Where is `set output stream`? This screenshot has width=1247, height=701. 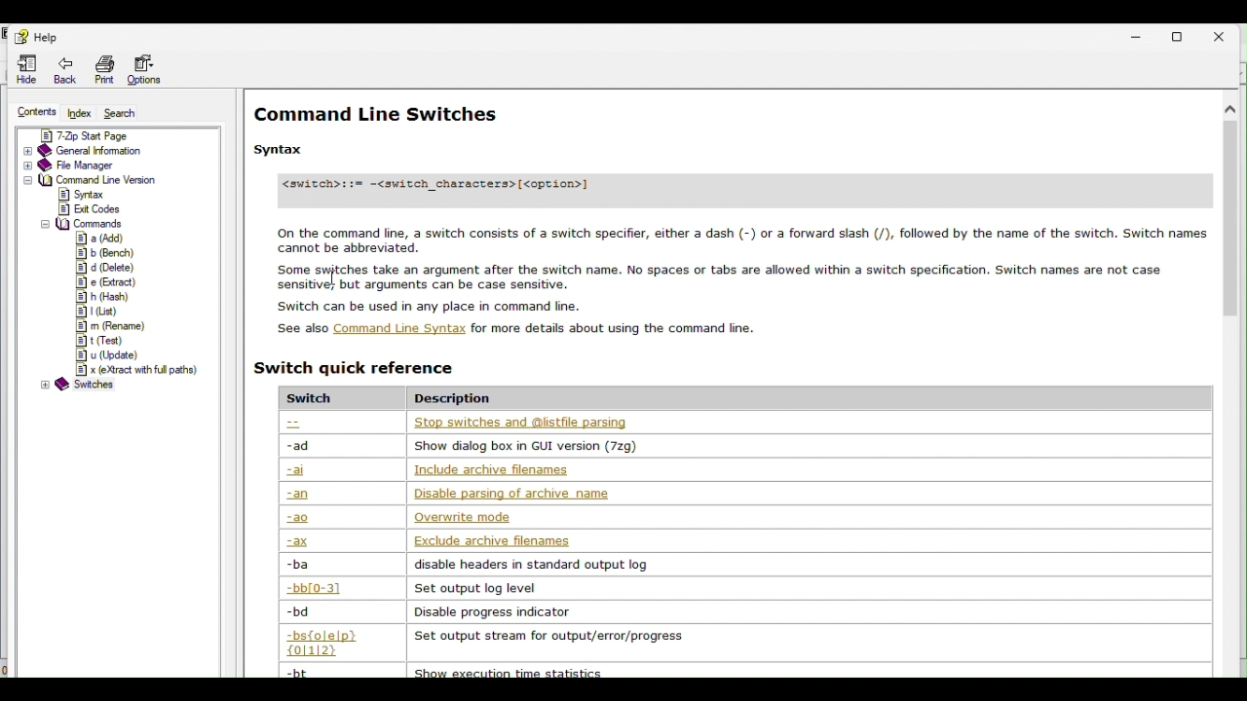 set output stream is located at coordinates (555, 635).